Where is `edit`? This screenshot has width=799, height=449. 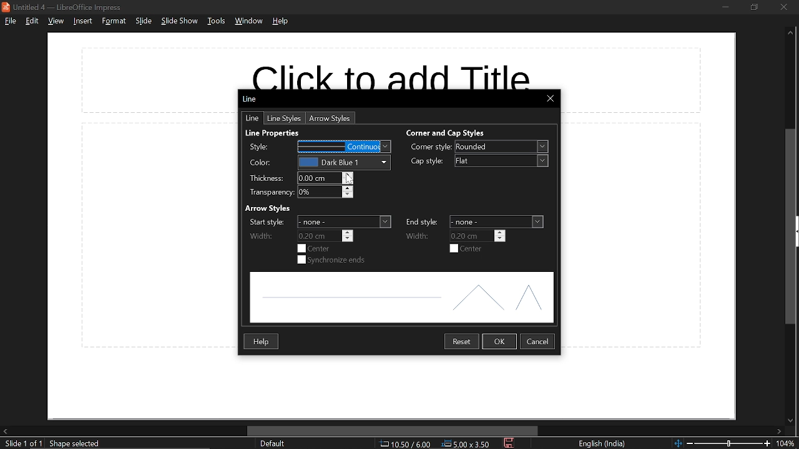 edit is located at coordinates (34, 22).